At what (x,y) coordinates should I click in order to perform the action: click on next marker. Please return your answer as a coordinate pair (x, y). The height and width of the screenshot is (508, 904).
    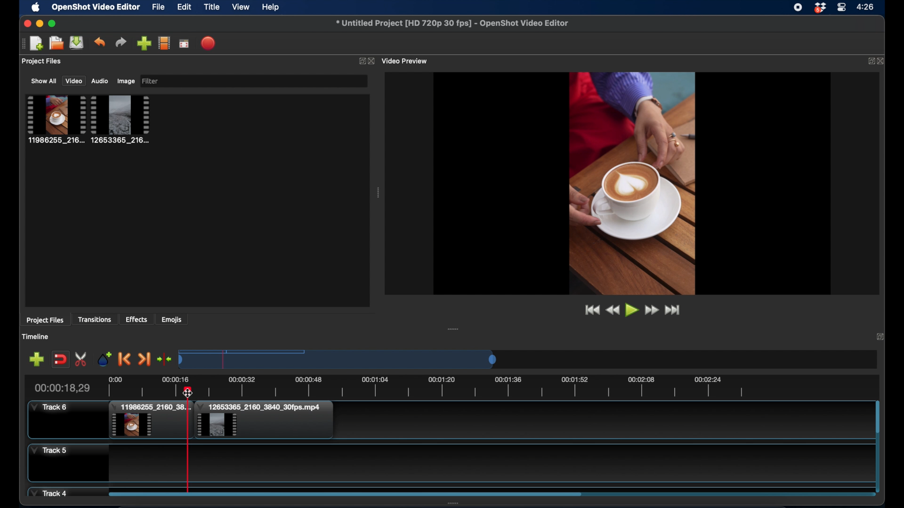
    Looking at the image, I should click on (144, 359).